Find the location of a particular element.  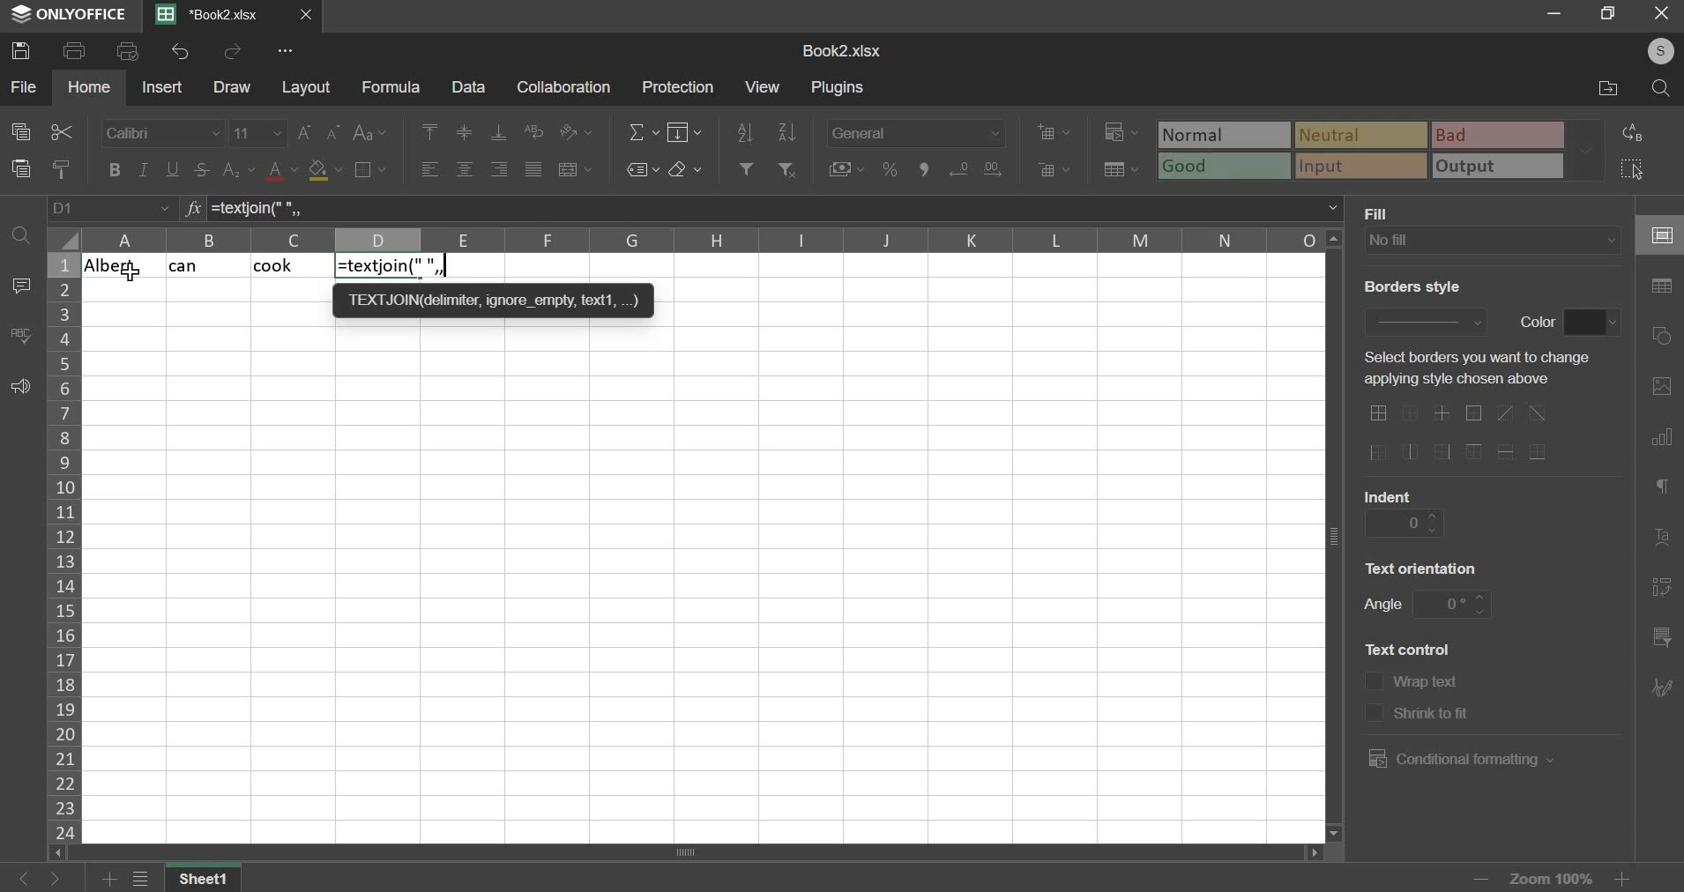

text art is located at coordinates (1662, 542).